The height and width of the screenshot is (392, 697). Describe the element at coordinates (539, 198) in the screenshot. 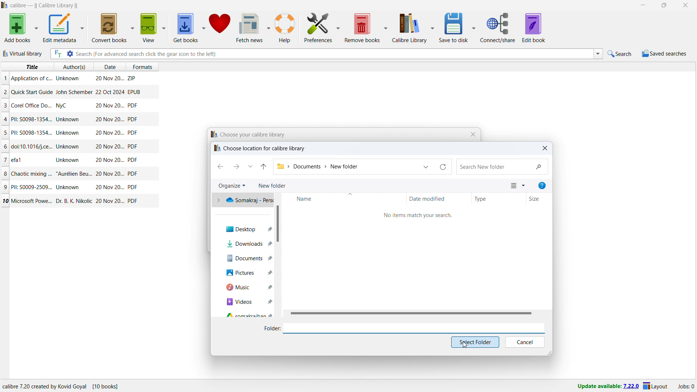

I see `size` at that location.